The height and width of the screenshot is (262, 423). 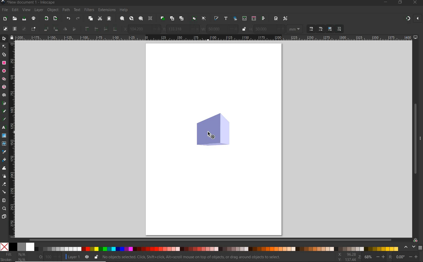 I want to click on redo, so click(x=78, y=18).